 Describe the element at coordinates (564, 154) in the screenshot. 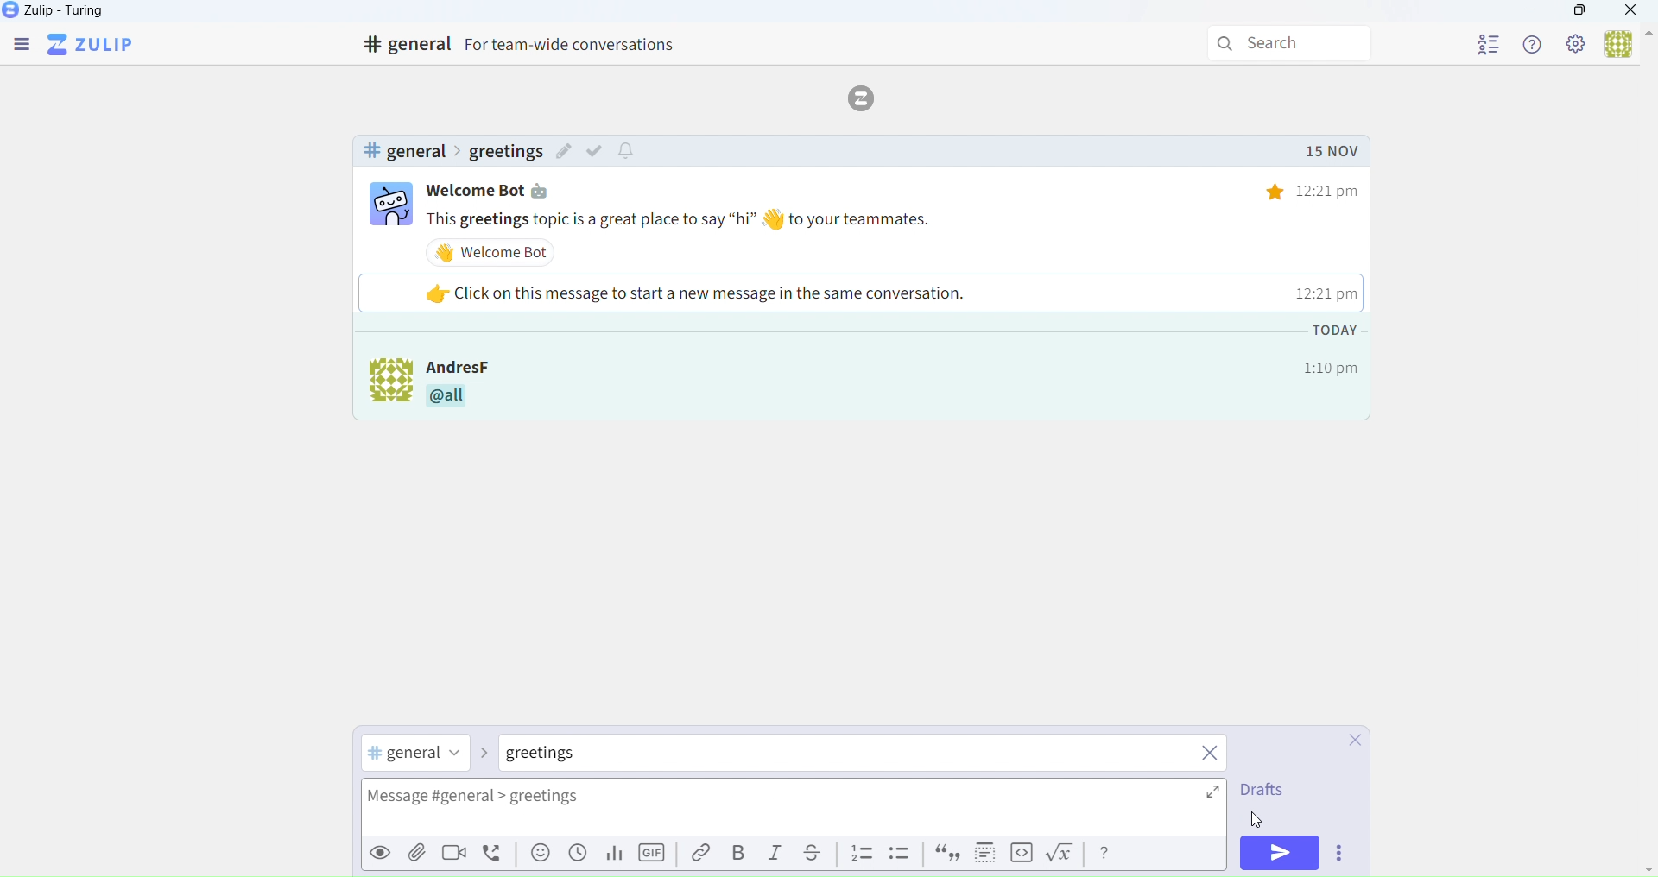

I see `edit` at that location.